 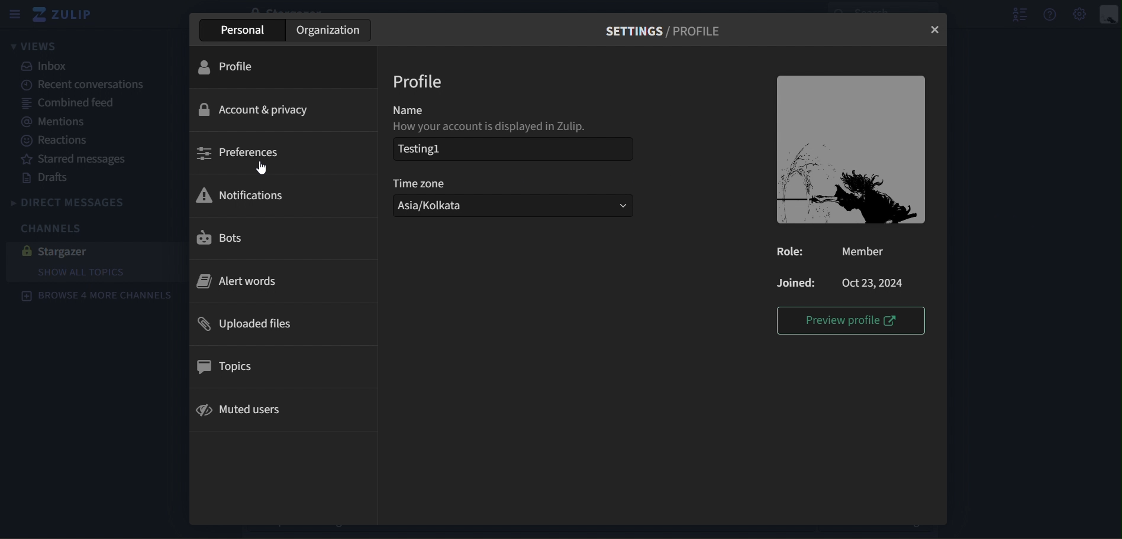 I want to click on stargazer, so click(x=88, y=251).